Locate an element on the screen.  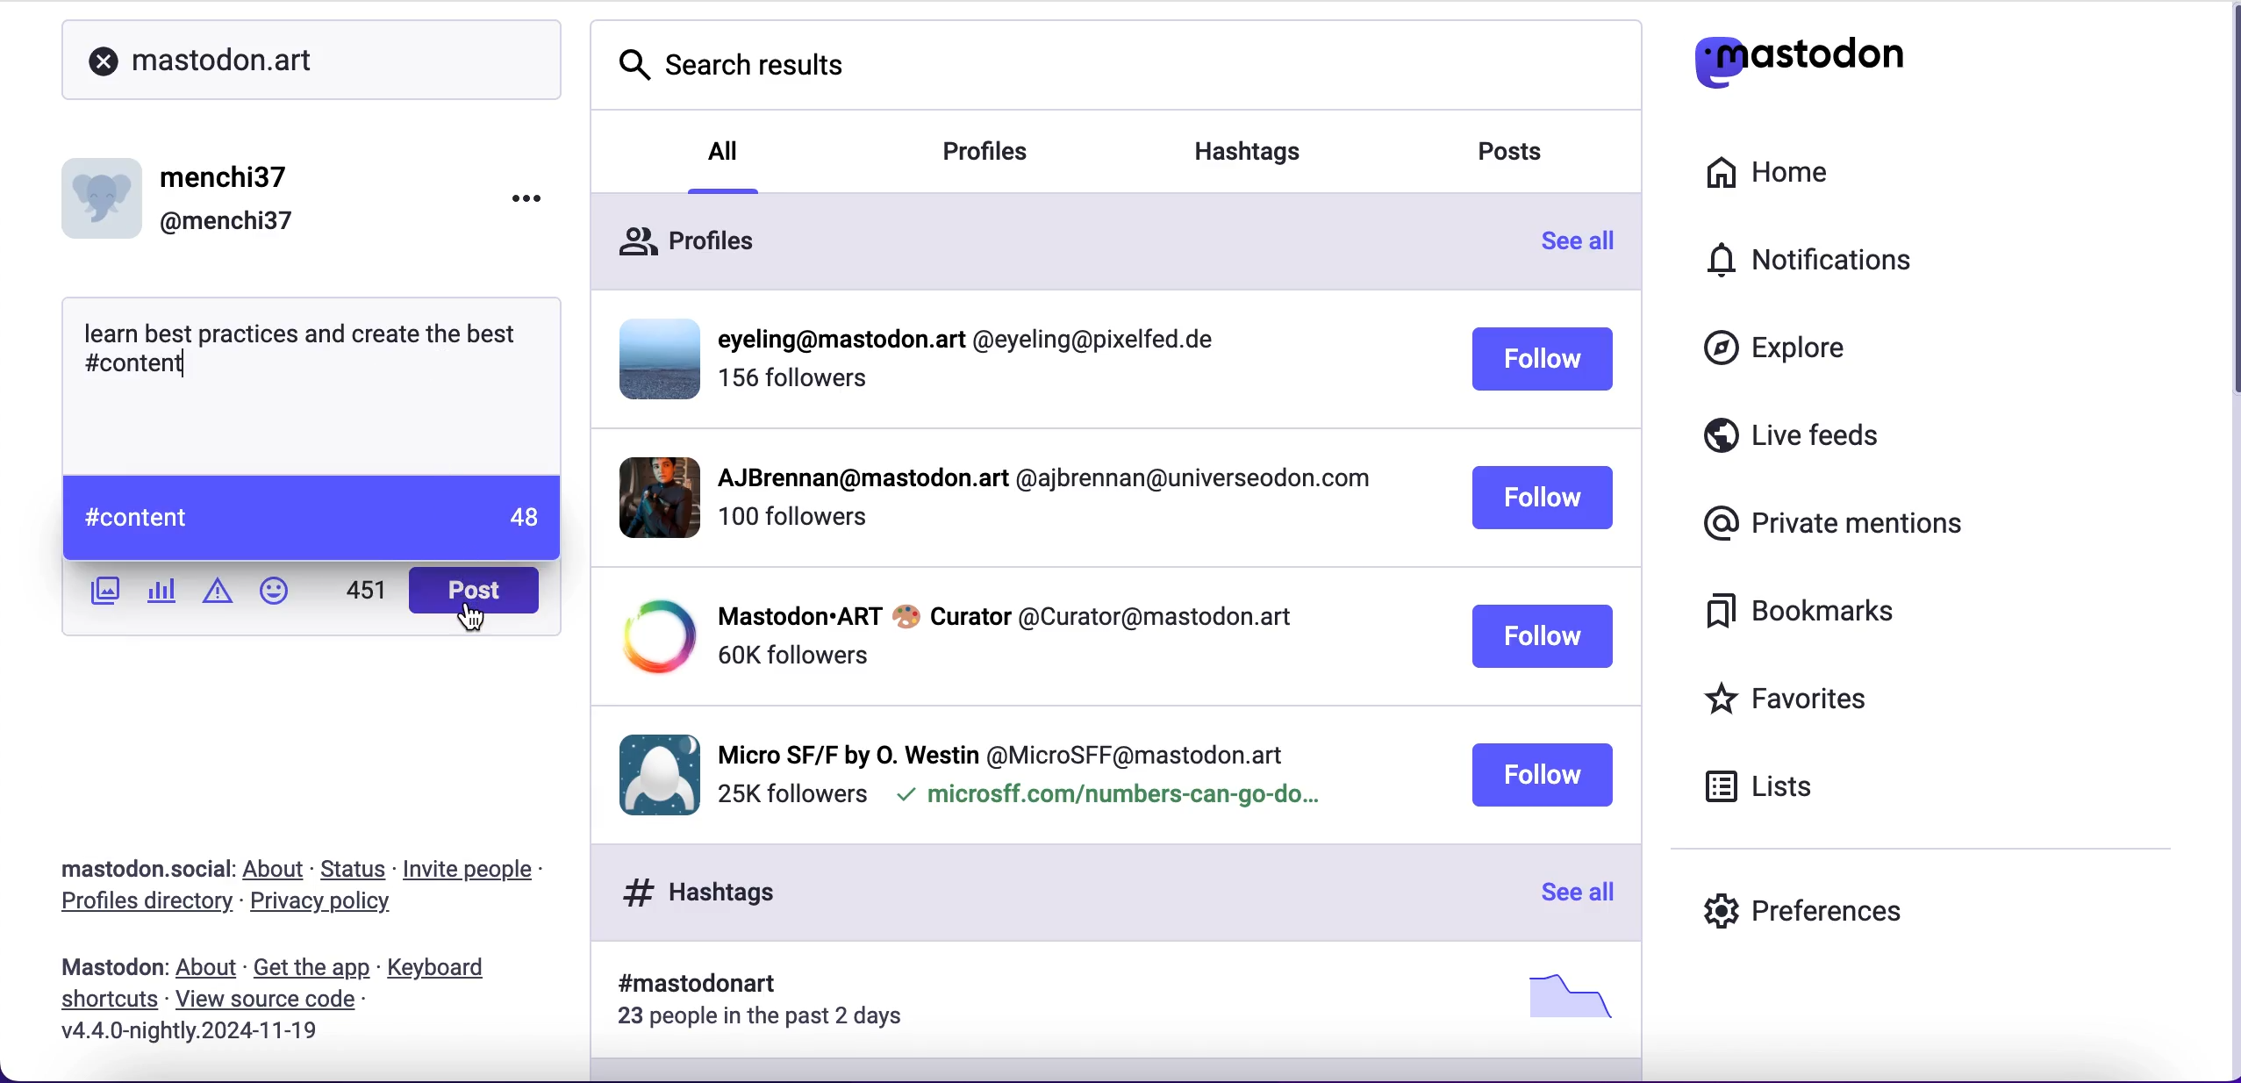
about is located at coordinates (277, 871).